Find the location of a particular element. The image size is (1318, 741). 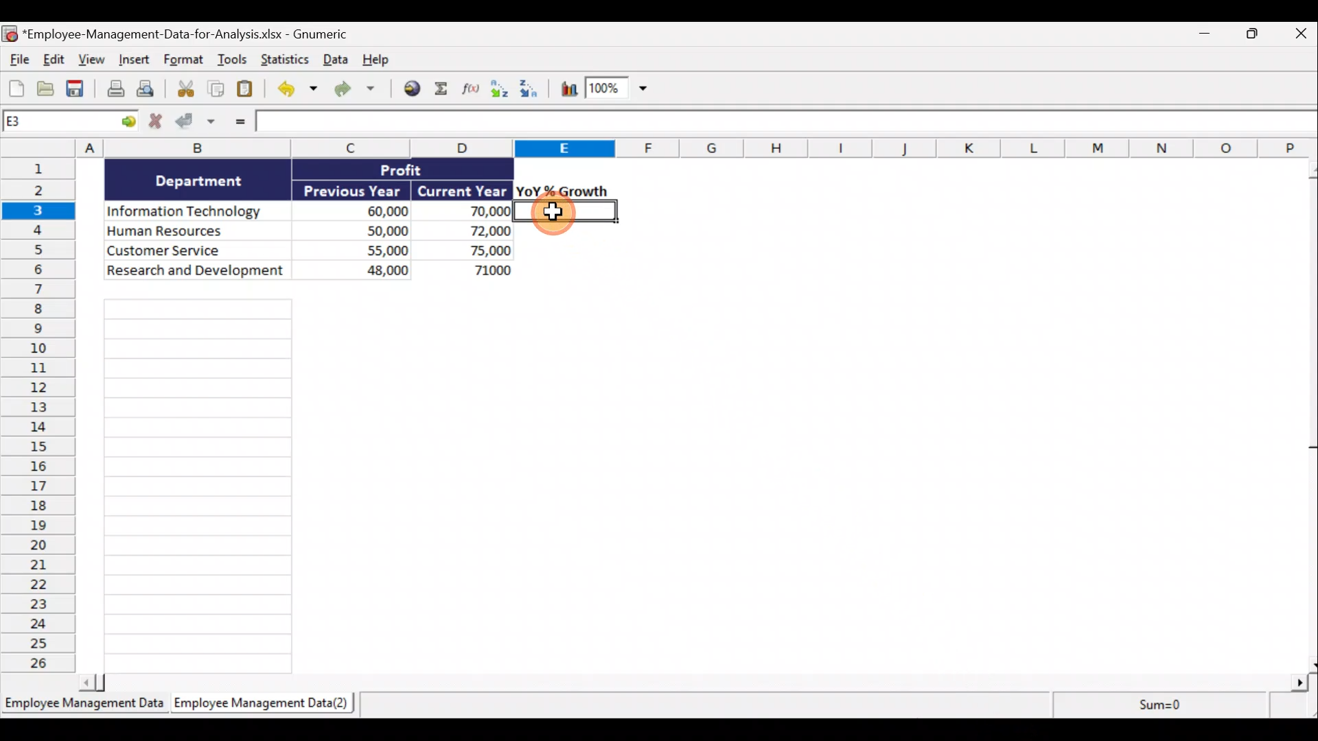

Formula bar is located at coordinates (787, 123).